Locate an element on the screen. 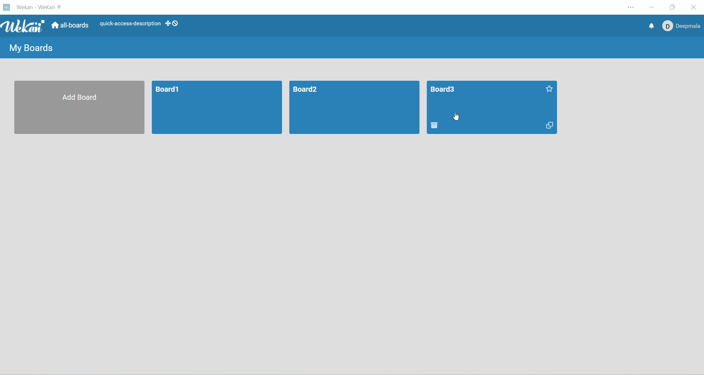  duplicate board is located at coordinates (547, 127).